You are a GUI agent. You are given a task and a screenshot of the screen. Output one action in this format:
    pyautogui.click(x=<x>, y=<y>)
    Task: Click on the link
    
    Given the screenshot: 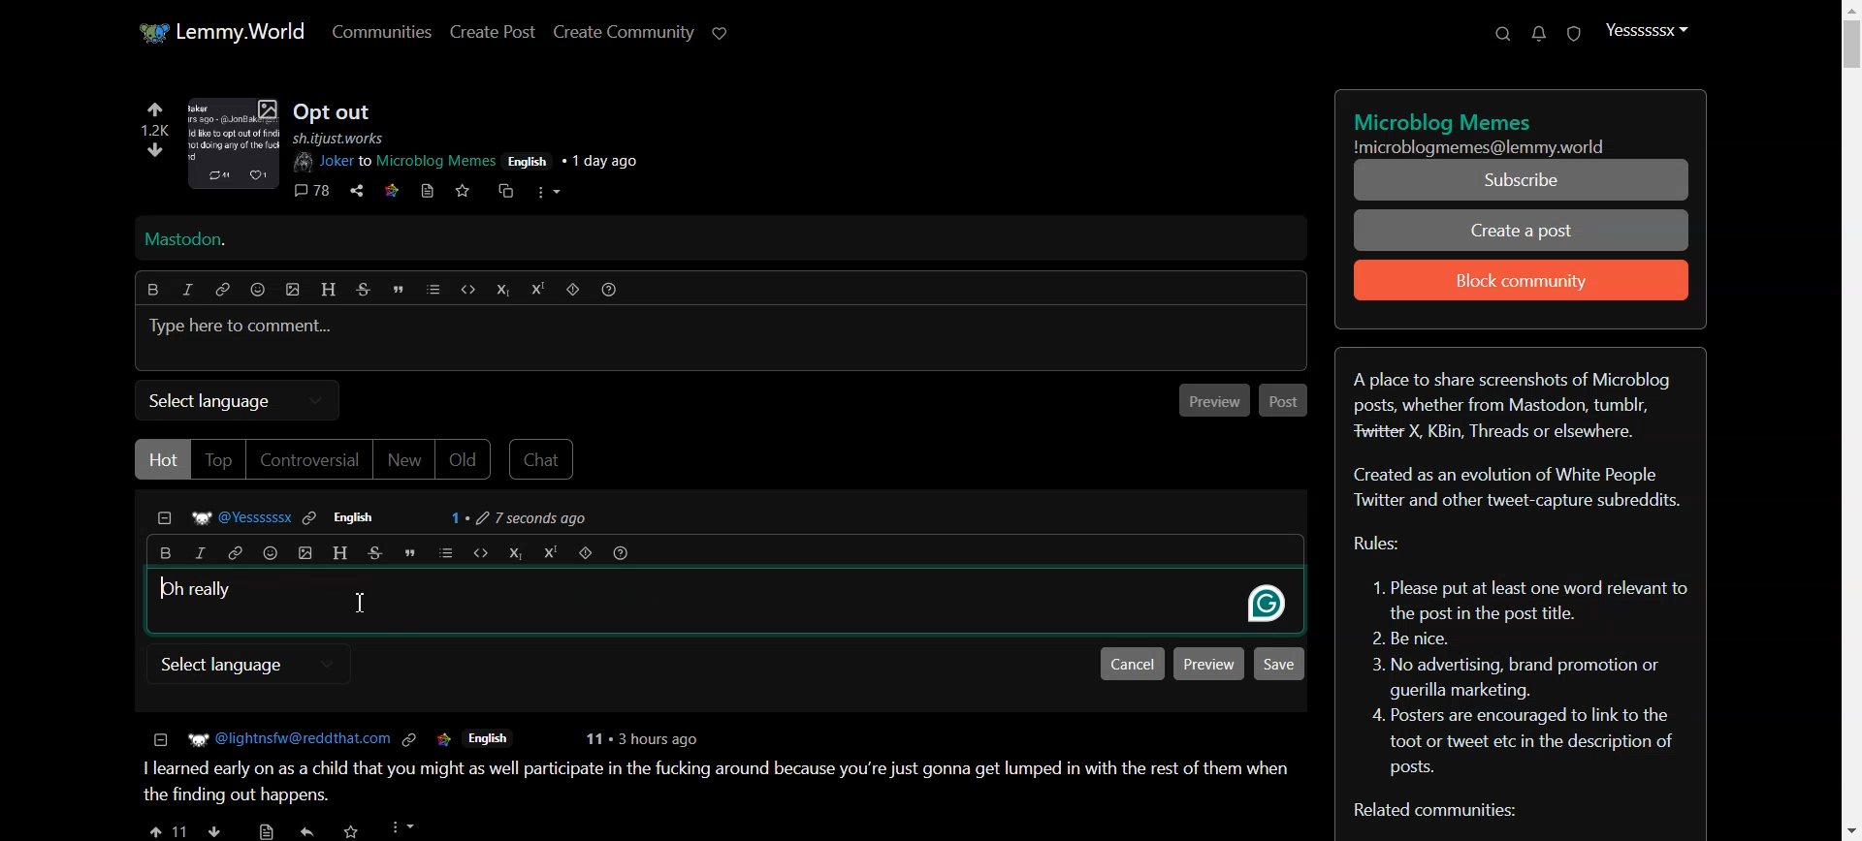 What is the action you would take?
    pyautogui.click(x=395, y=190)
    